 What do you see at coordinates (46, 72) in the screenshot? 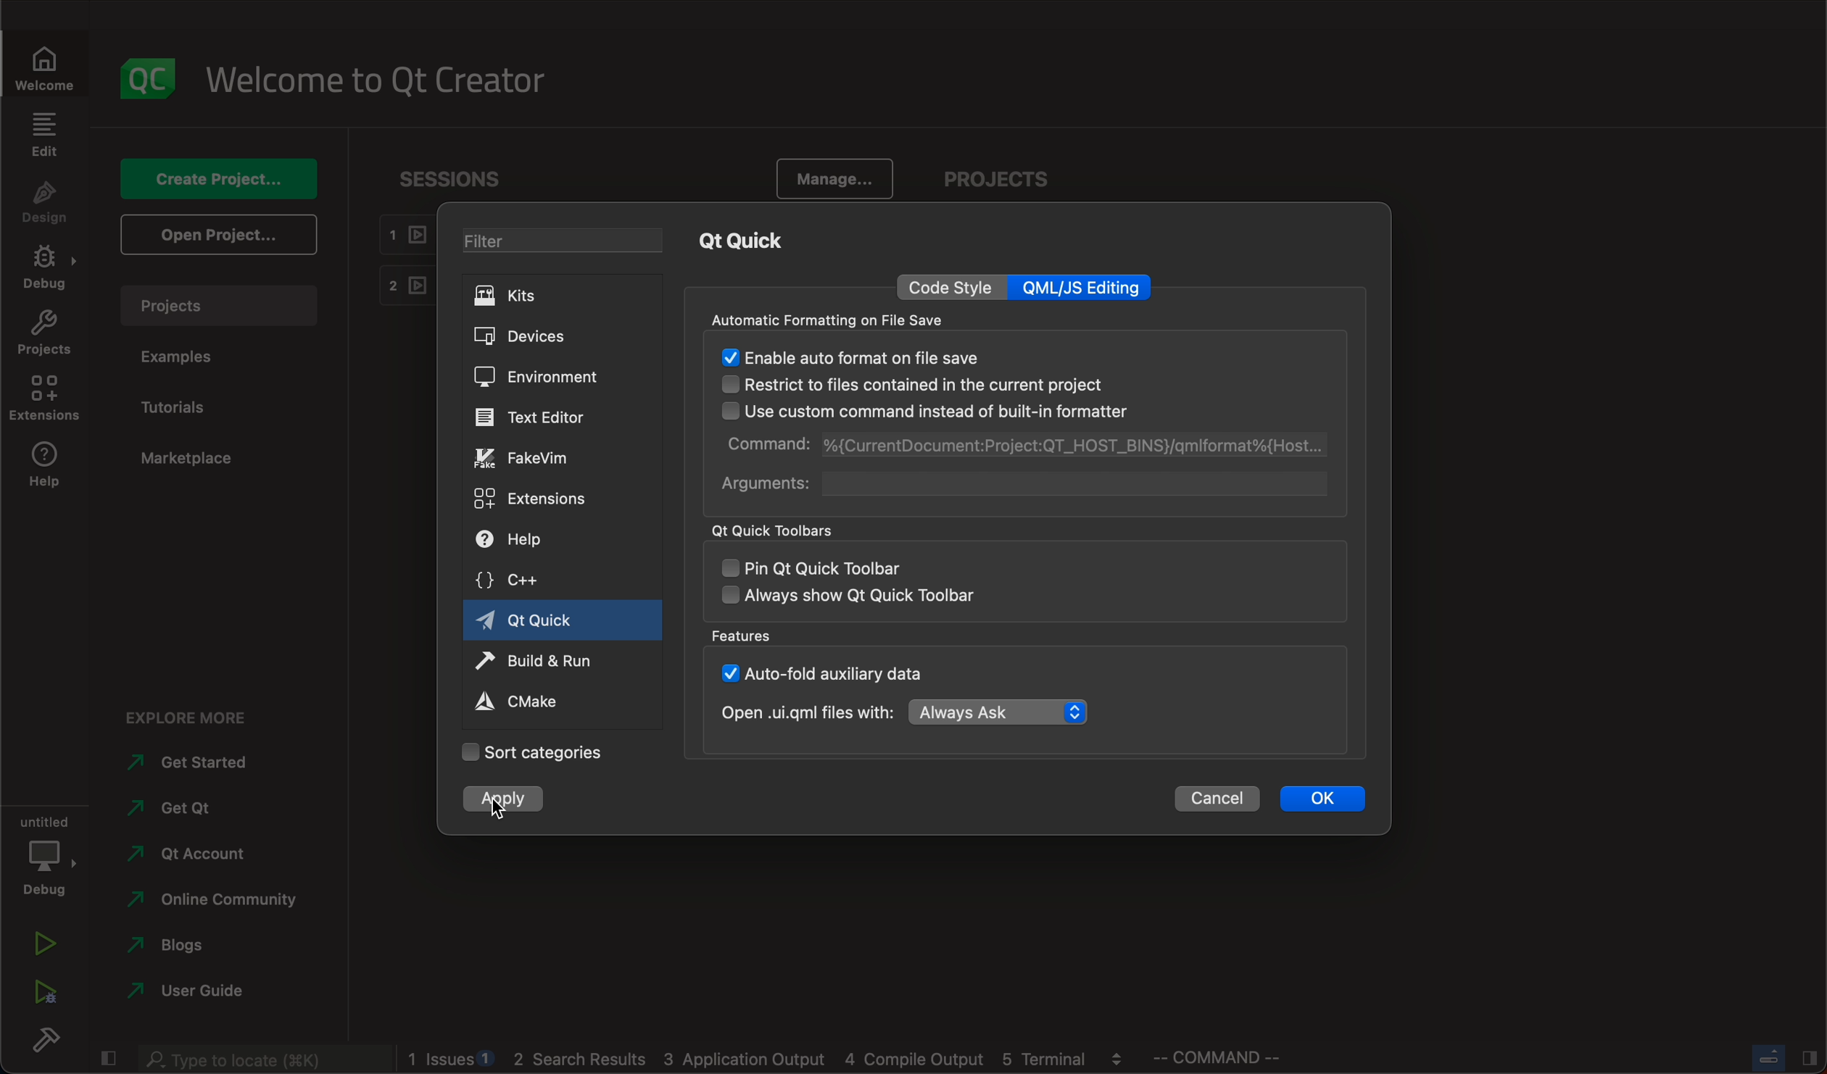
I see `WELCOME` at bounding box center [46, 72].